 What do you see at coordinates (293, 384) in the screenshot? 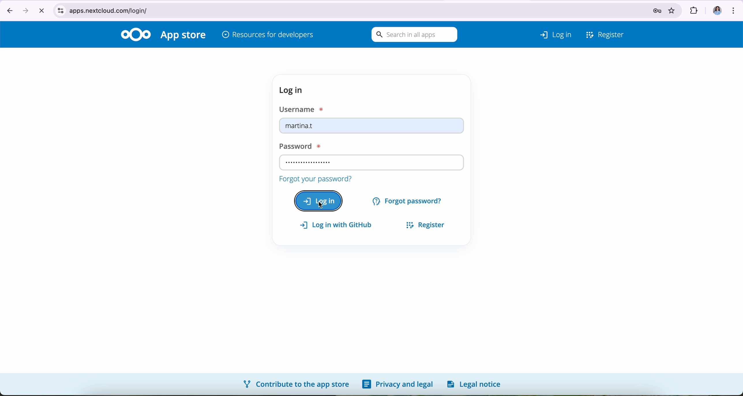
I see `contribute to the app store` at bounding box center [293, 384].